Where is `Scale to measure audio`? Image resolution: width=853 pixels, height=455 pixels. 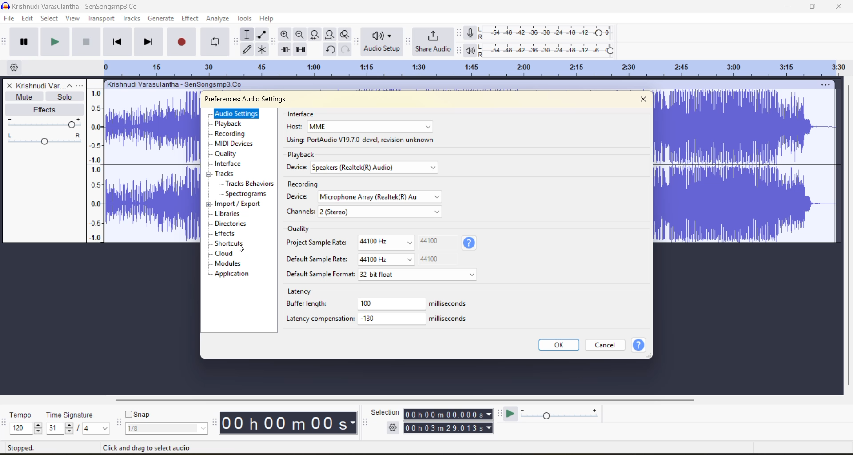
Scale to measure audio is located at coordinates (96, 160).